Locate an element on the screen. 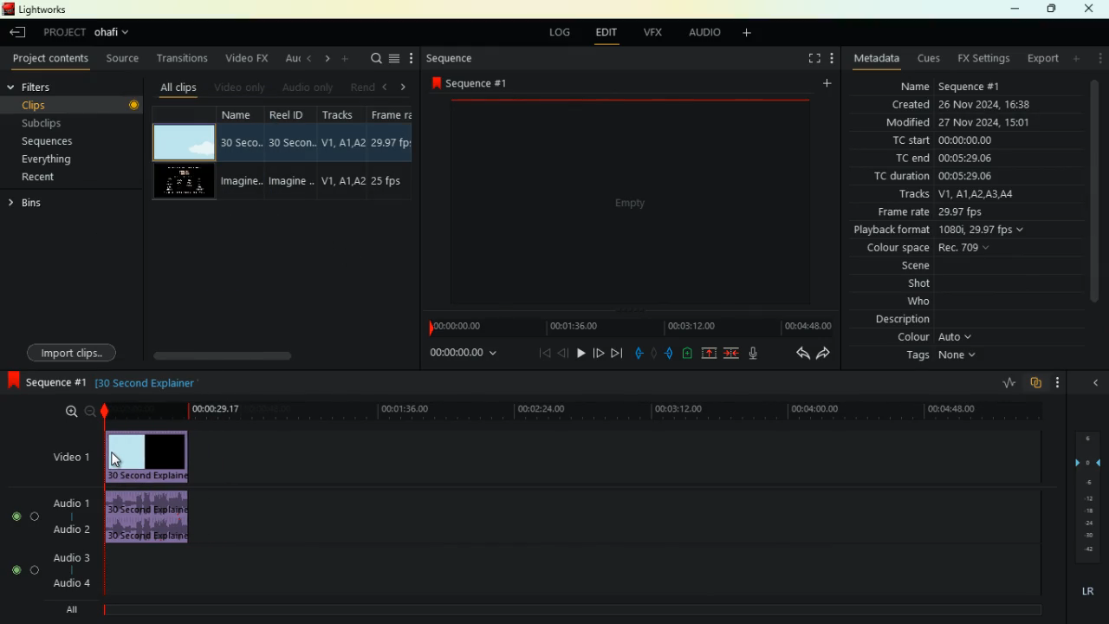  tracks is located at coordinates (964, 195).